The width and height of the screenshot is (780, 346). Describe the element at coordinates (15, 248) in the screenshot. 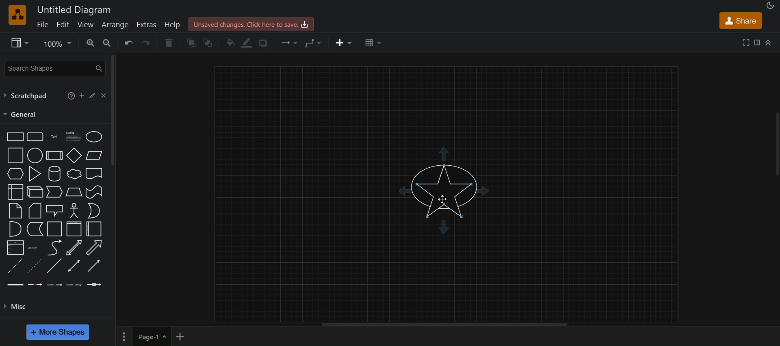

I see `list` at that location.